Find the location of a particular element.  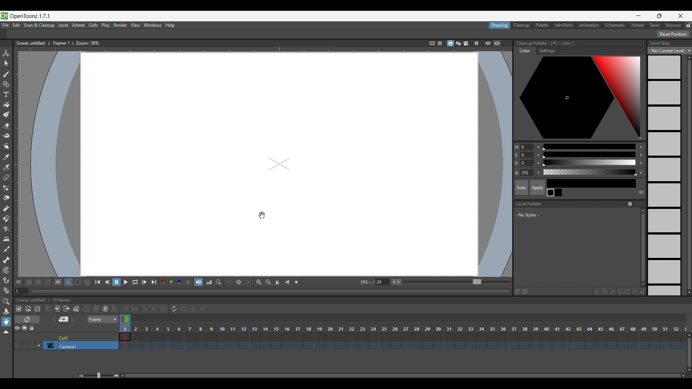

New toonz raster level is located at coordinates (19, 309).